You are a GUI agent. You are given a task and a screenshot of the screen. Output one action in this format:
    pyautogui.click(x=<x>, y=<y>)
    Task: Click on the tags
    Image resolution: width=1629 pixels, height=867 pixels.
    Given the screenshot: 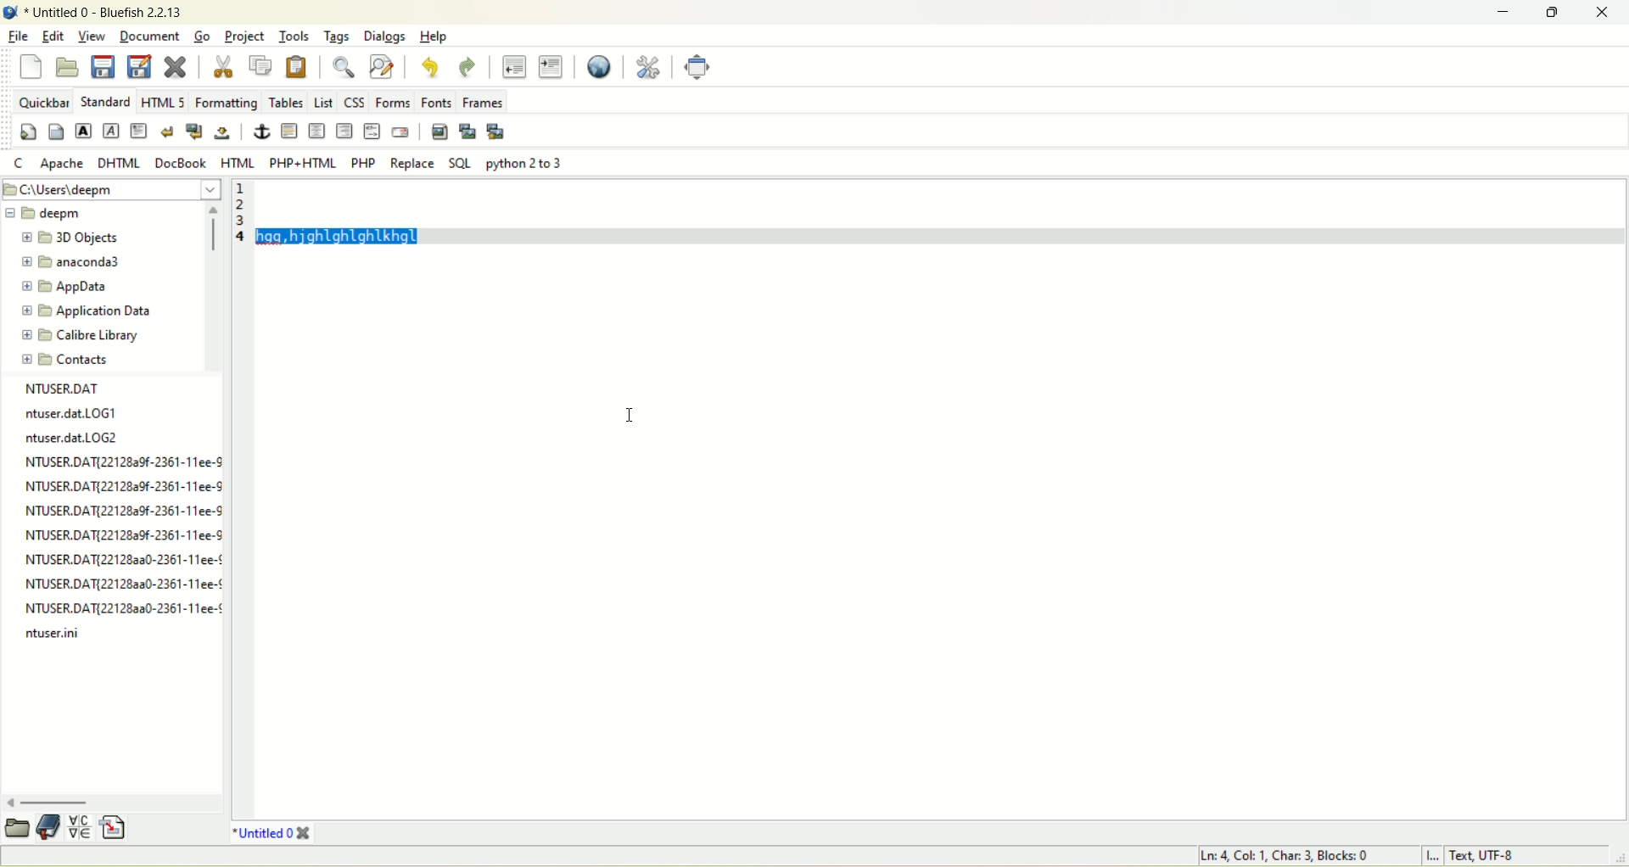 What is the action you would take?
    pyautogui.click(x=340, y=37)
    